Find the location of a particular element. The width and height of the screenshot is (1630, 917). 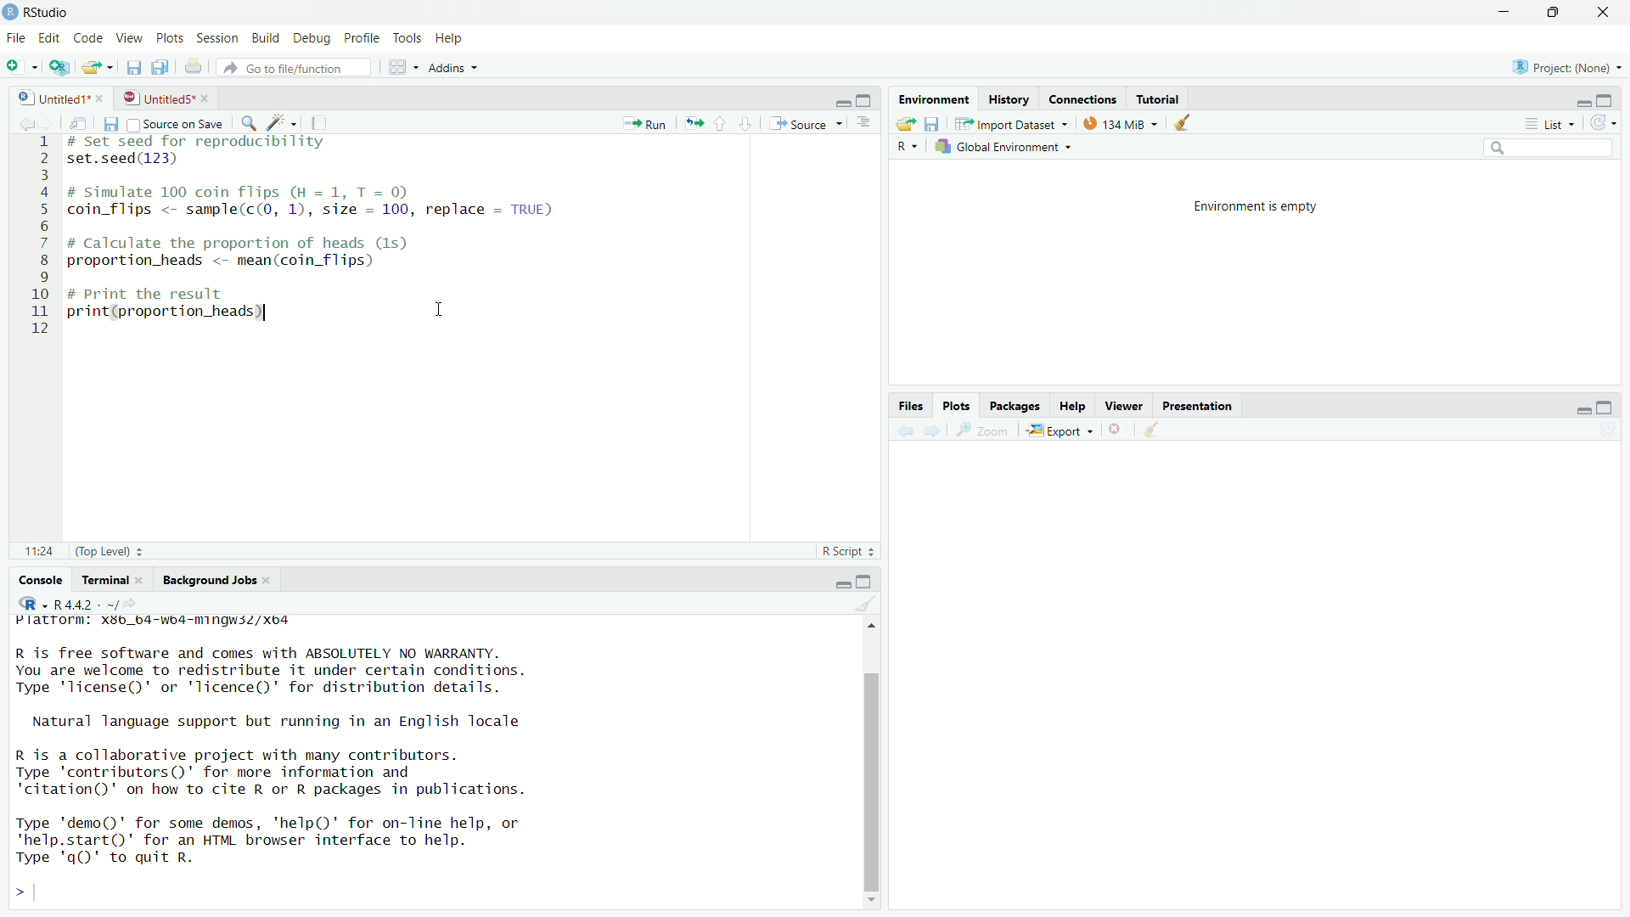

serial number is located at coordinates (39, 241).